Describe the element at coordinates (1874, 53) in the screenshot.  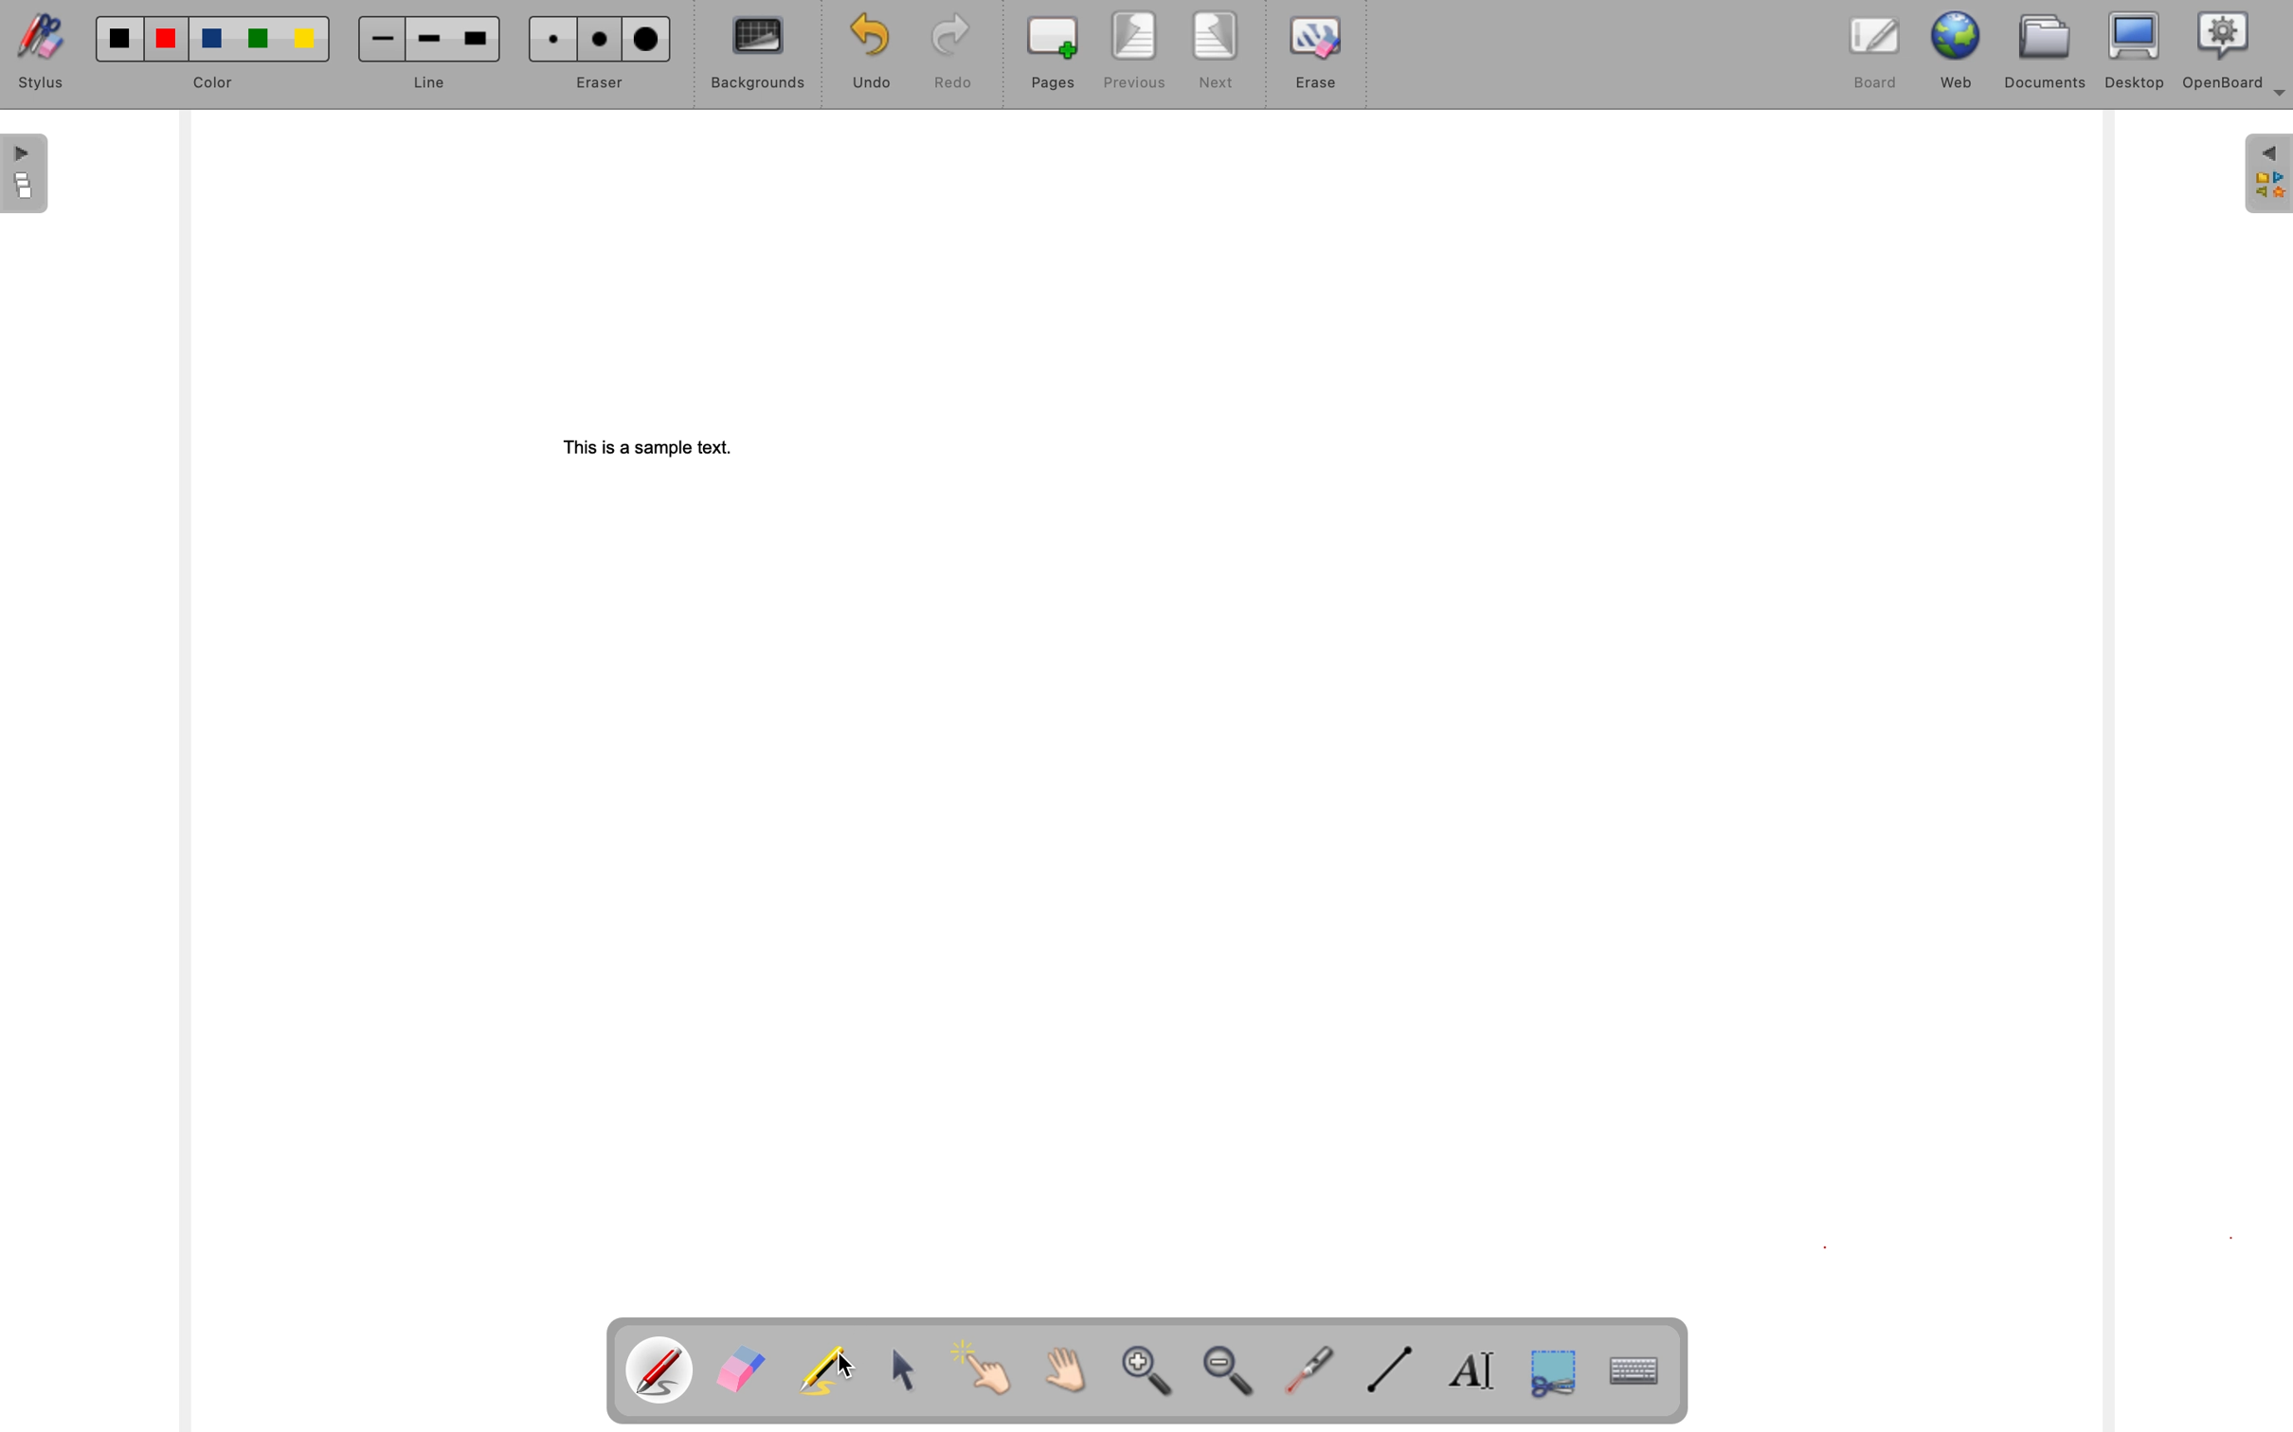
I see `board` at that location.